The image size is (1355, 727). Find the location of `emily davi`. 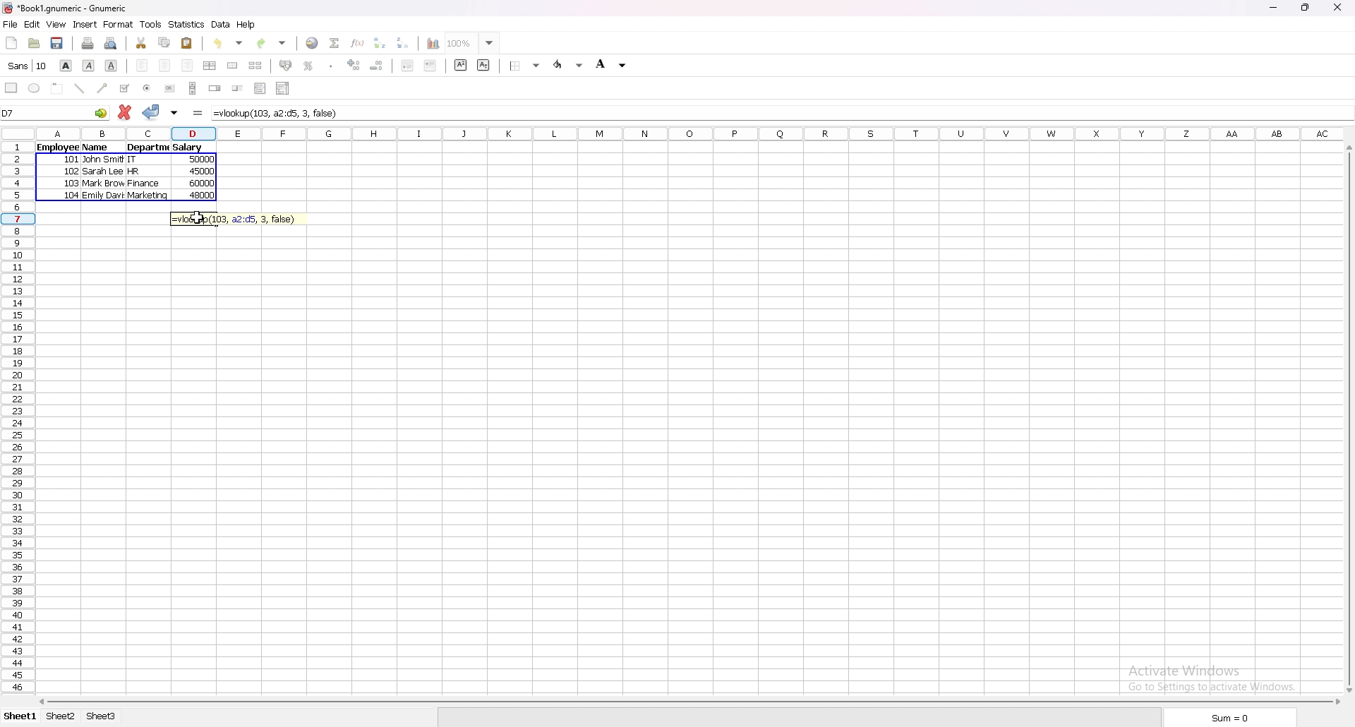

emily davi is located at coordinates (107, 196).